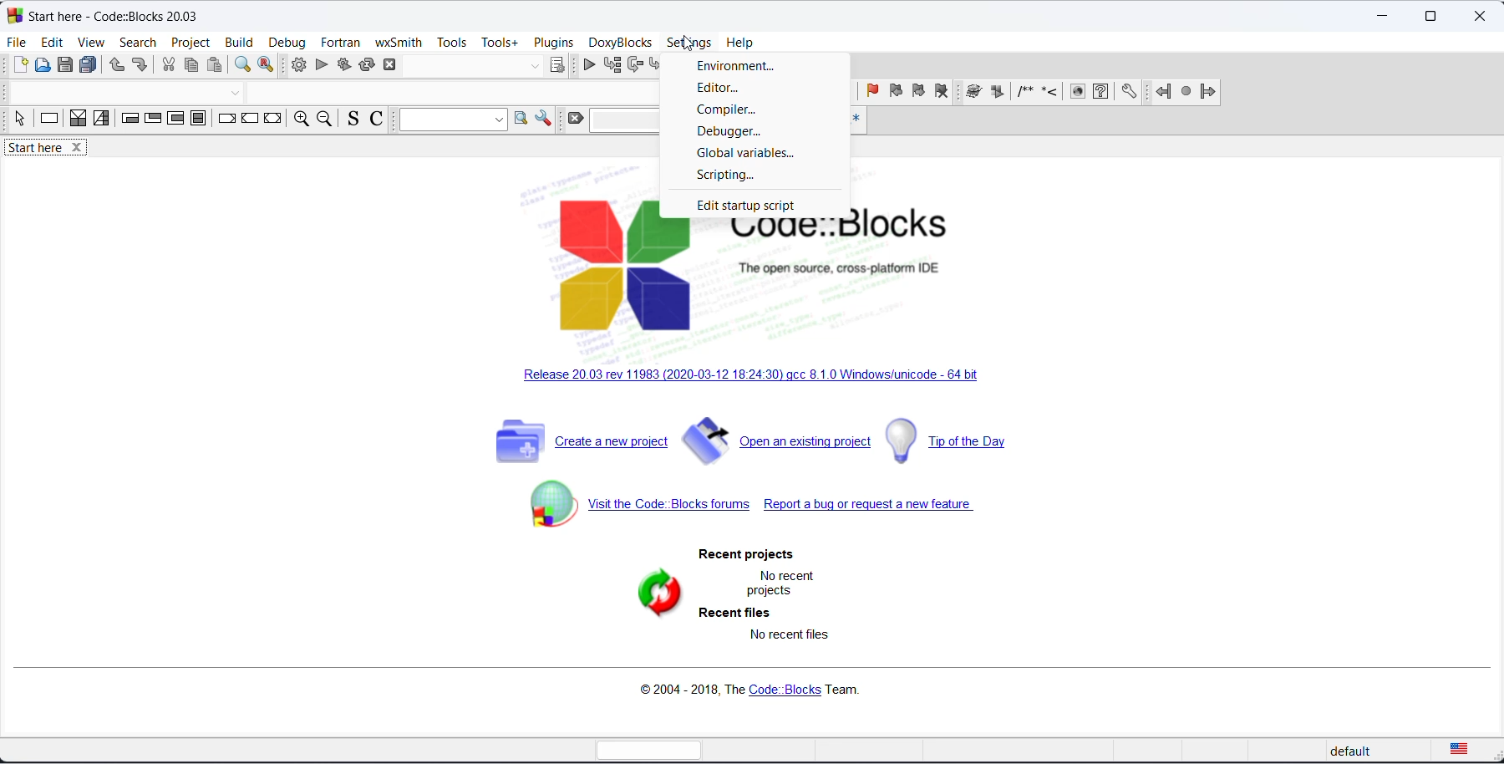  I want to click on last jump, so click(1186, 92).